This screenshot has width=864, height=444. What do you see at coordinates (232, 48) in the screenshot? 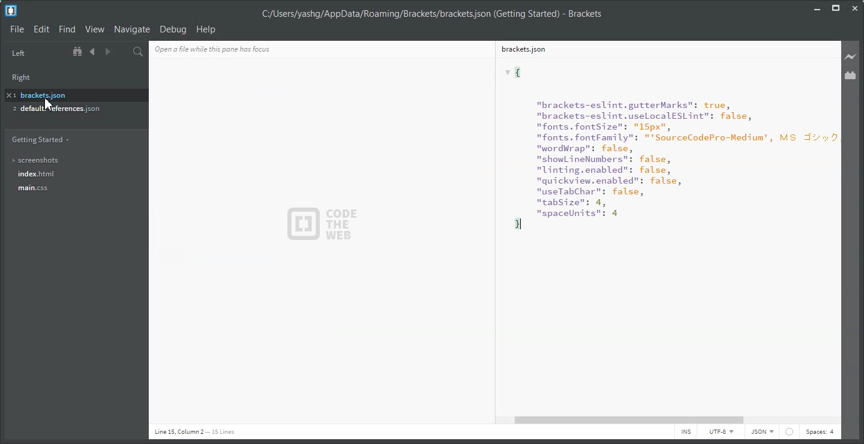
I see `Text` at bounding box center [232, 48].